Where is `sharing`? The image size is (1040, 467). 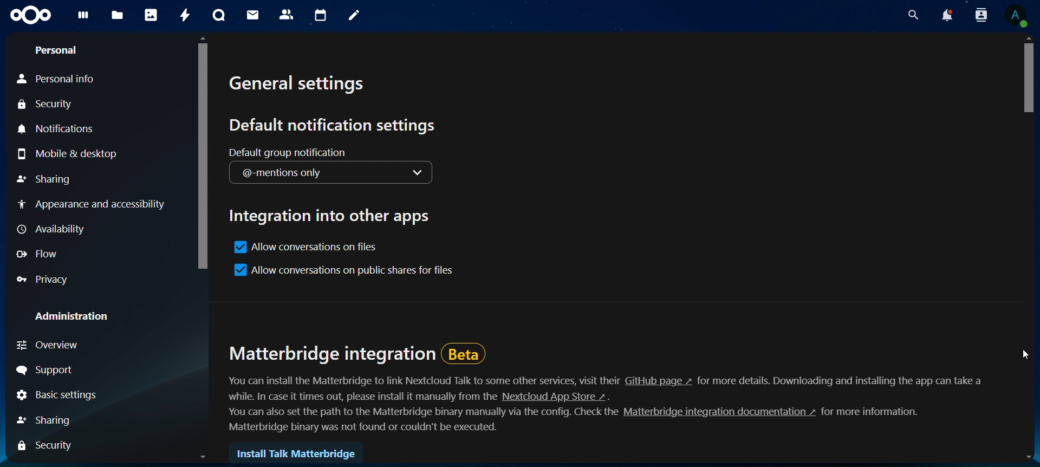 sharing is located at coordinates (45, 421).